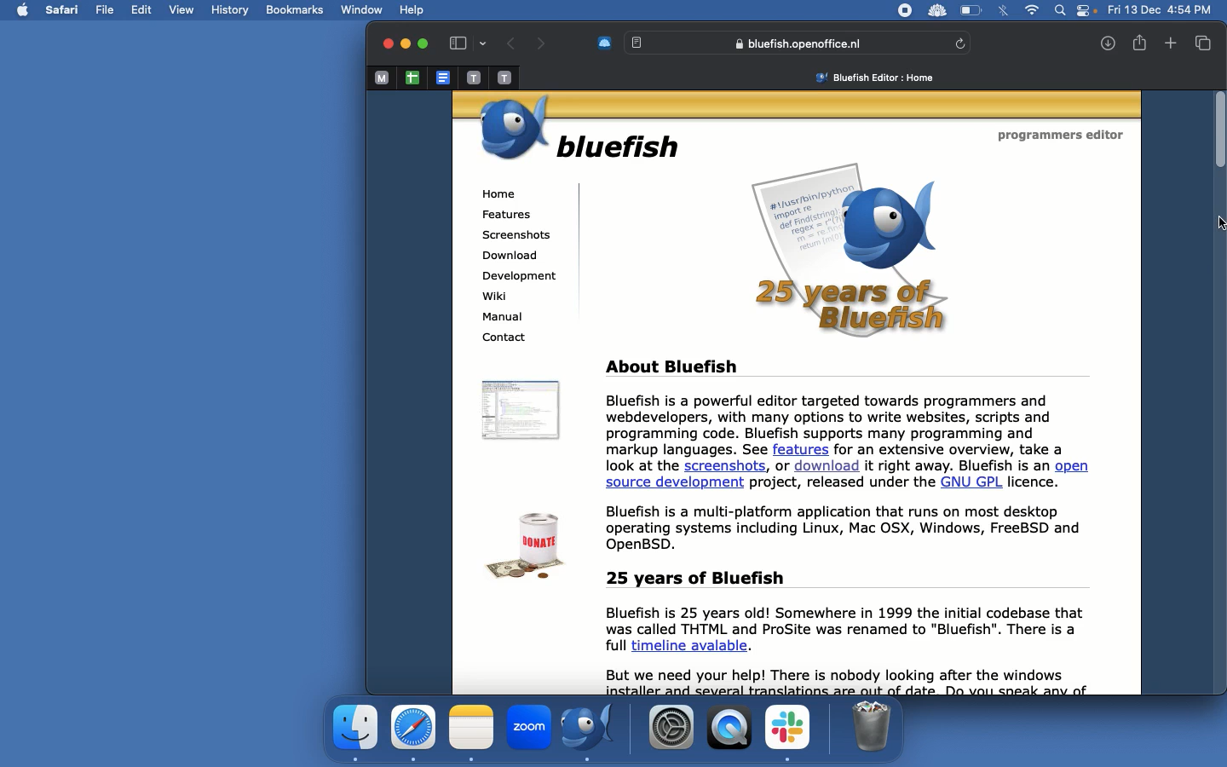 The height and width of the screenshot is (767, 1227). Describe the element at coordinates (502, 315) in the screenshot. I see `Manual ` at that location.